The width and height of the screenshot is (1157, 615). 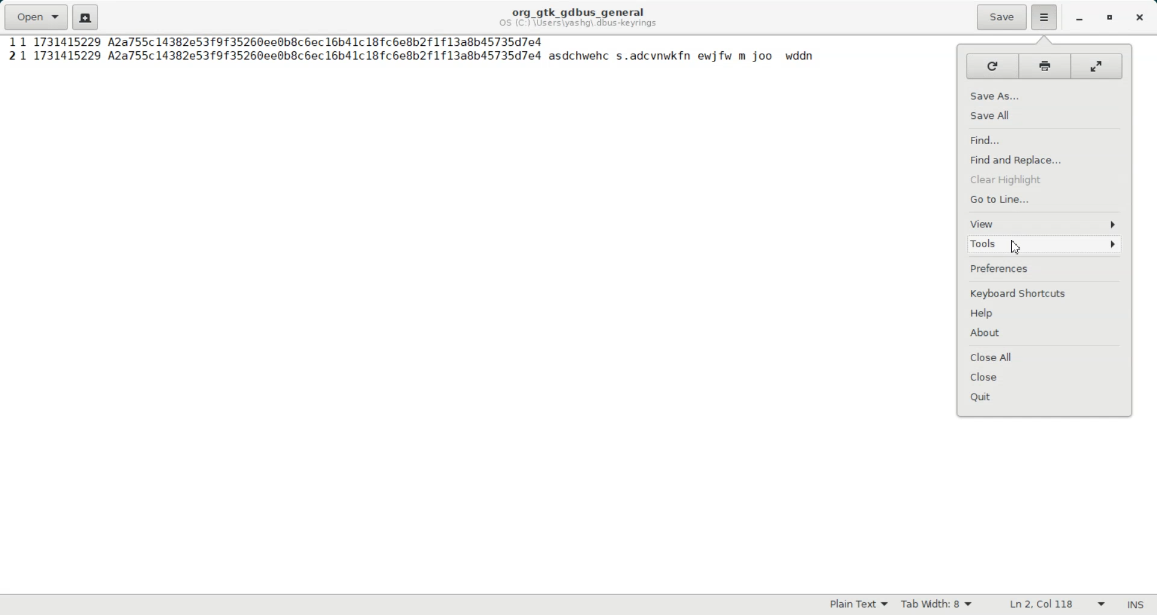 I want to click on Save, so click(x=1001, y=17).